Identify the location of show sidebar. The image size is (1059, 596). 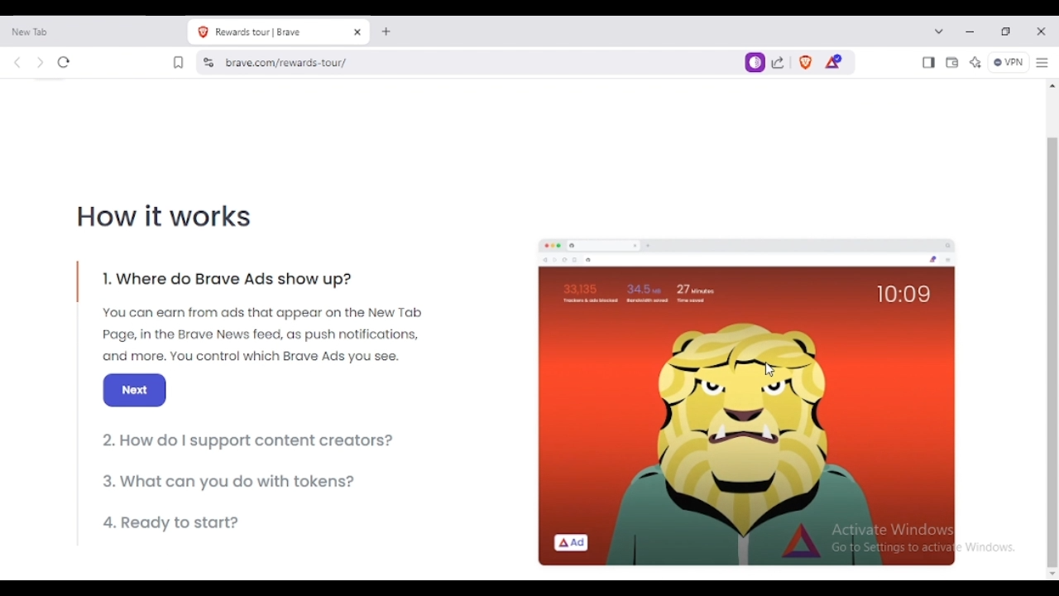
(928, 63).